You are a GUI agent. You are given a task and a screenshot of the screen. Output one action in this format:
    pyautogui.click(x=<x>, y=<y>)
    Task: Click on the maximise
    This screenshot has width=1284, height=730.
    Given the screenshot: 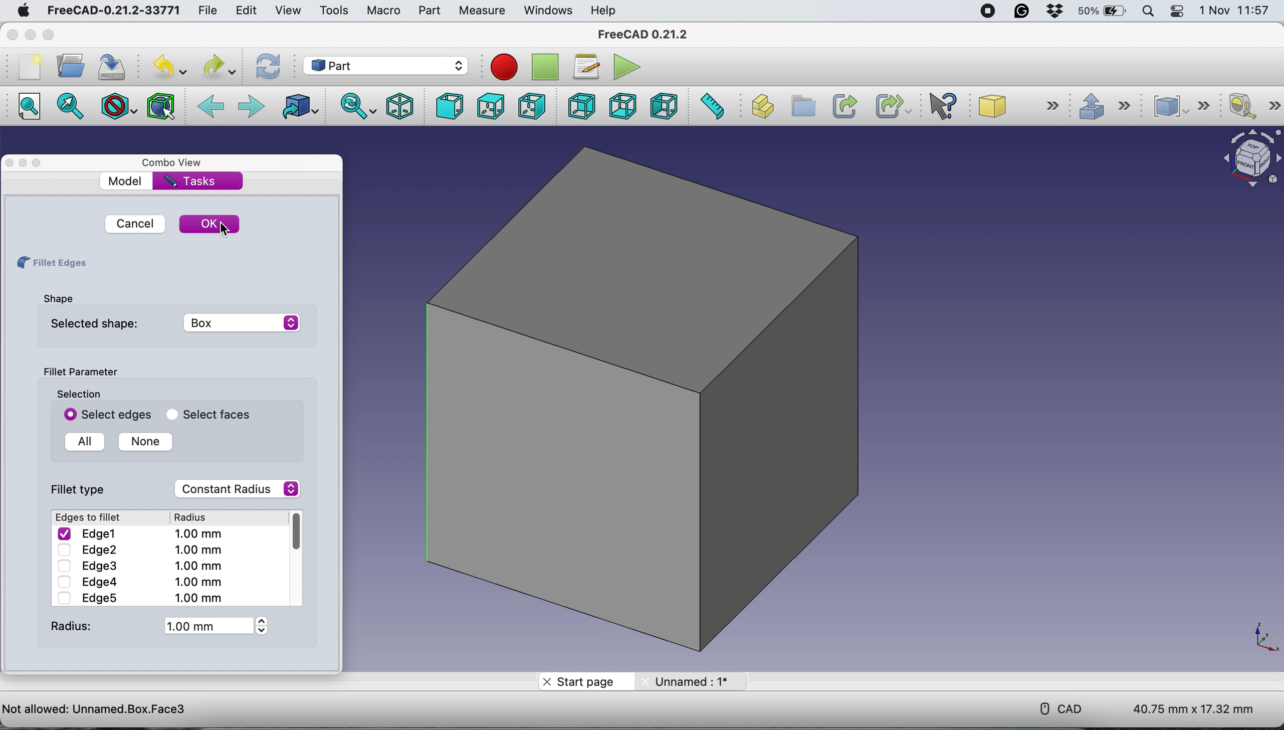 What is the action you would take?
    pyautogui.click(x=49, y=34)
    